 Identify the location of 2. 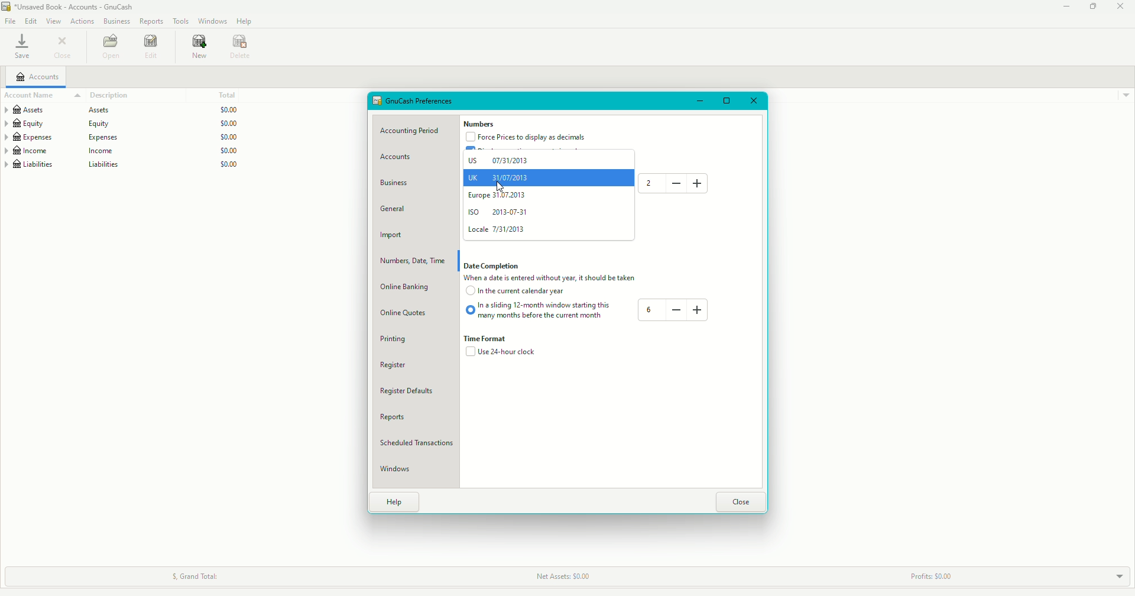
(647, 183).